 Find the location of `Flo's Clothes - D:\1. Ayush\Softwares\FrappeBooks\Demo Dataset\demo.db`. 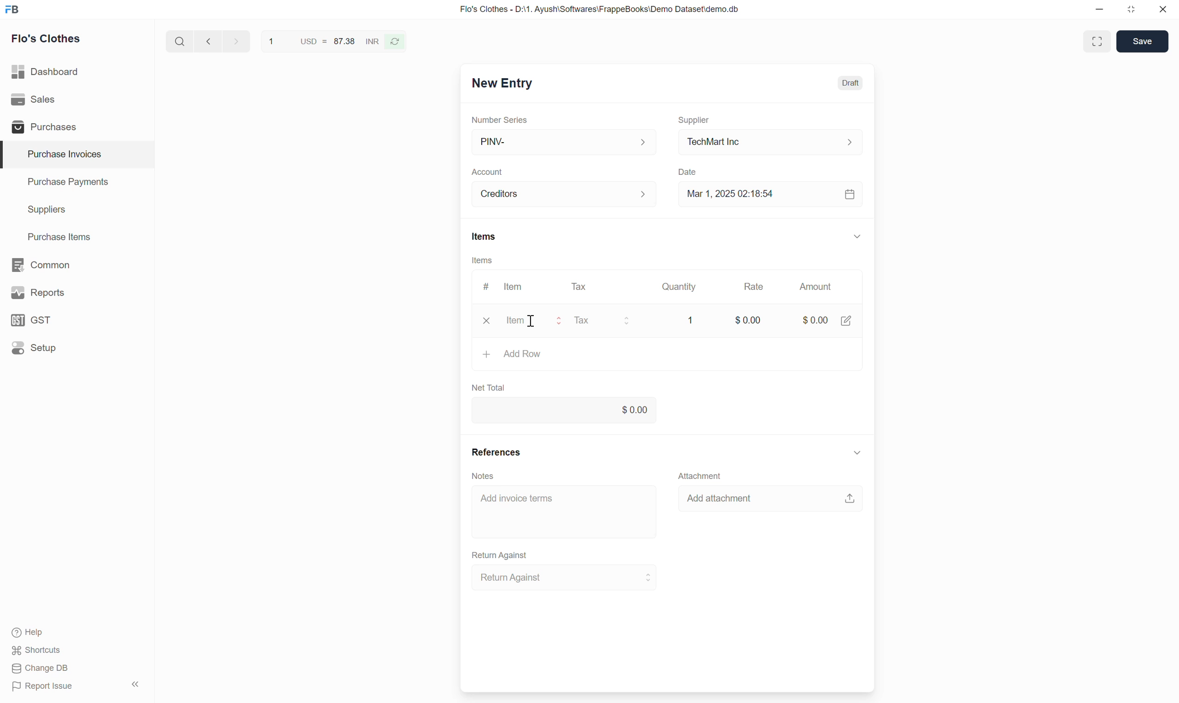

Flo's Clothes - D:\1. Ayush\Softwares\FrappeBooks\Demo Dataset\demo.db is located at coordinates (600, 9).